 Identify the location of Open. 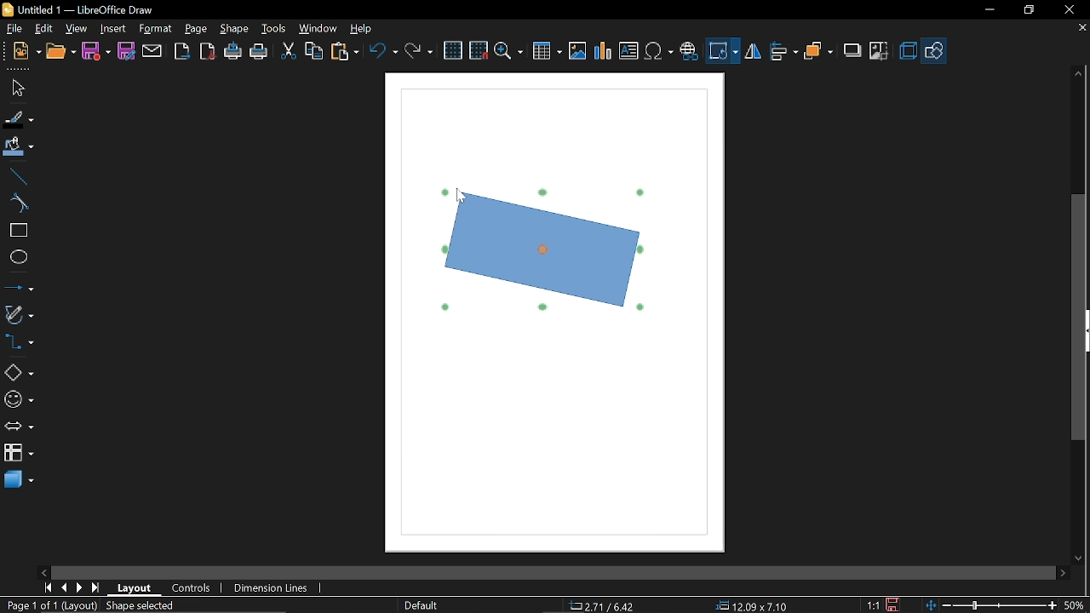
(60, 52).